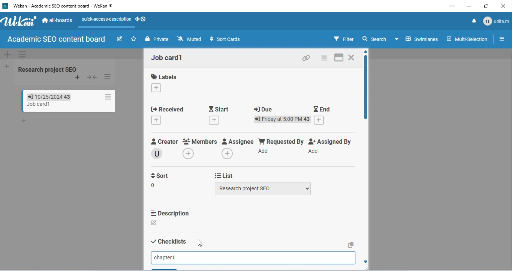  I want to click on assignee, so click(238, 142).